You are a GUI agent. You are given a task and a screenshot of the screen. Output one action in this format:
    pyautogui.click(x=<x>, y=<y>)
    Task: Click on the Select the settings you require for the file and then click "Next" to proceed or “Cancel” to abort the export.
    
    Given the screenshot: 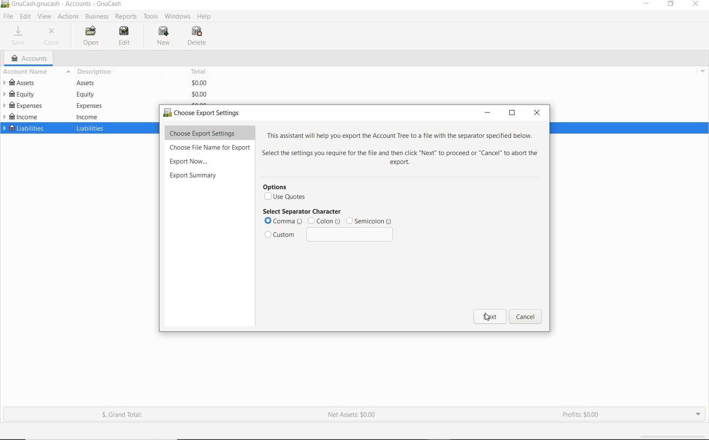 What is the action you would take?
    pyautogui.click(x=401, y=157)
    